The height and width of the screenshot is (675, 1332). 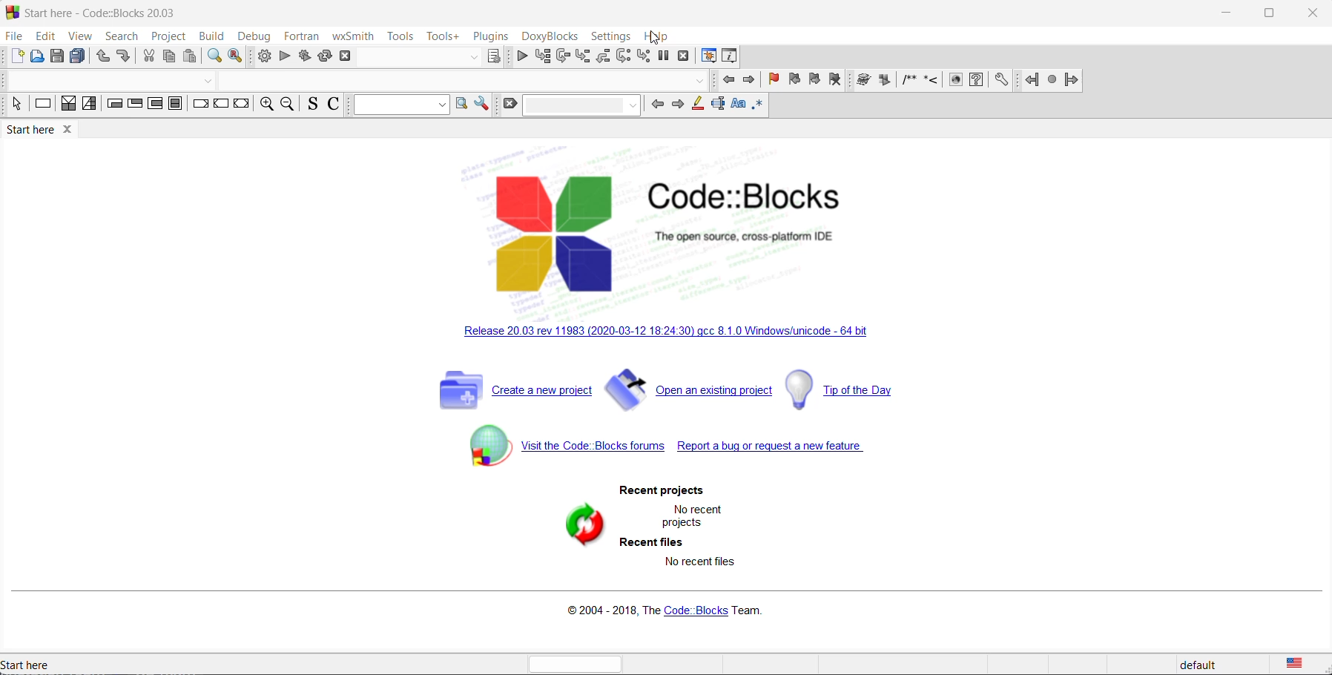 I want to click on next, so click(x=676, y=104).